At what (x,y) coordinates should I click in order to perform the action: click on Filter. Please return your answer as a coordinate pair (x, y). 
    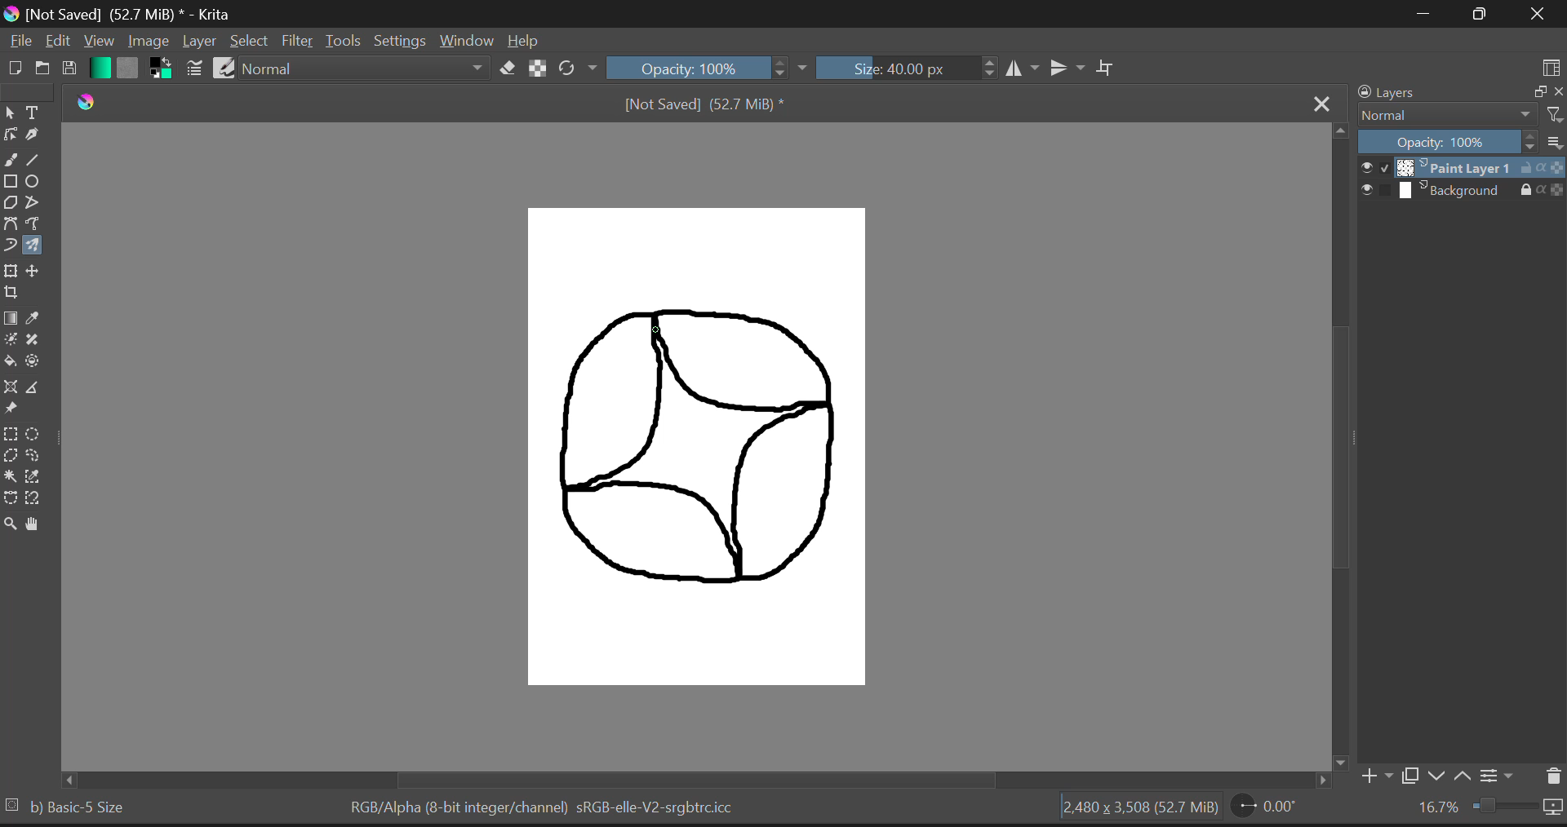
    Looking at the image, I should click on (299, 42).